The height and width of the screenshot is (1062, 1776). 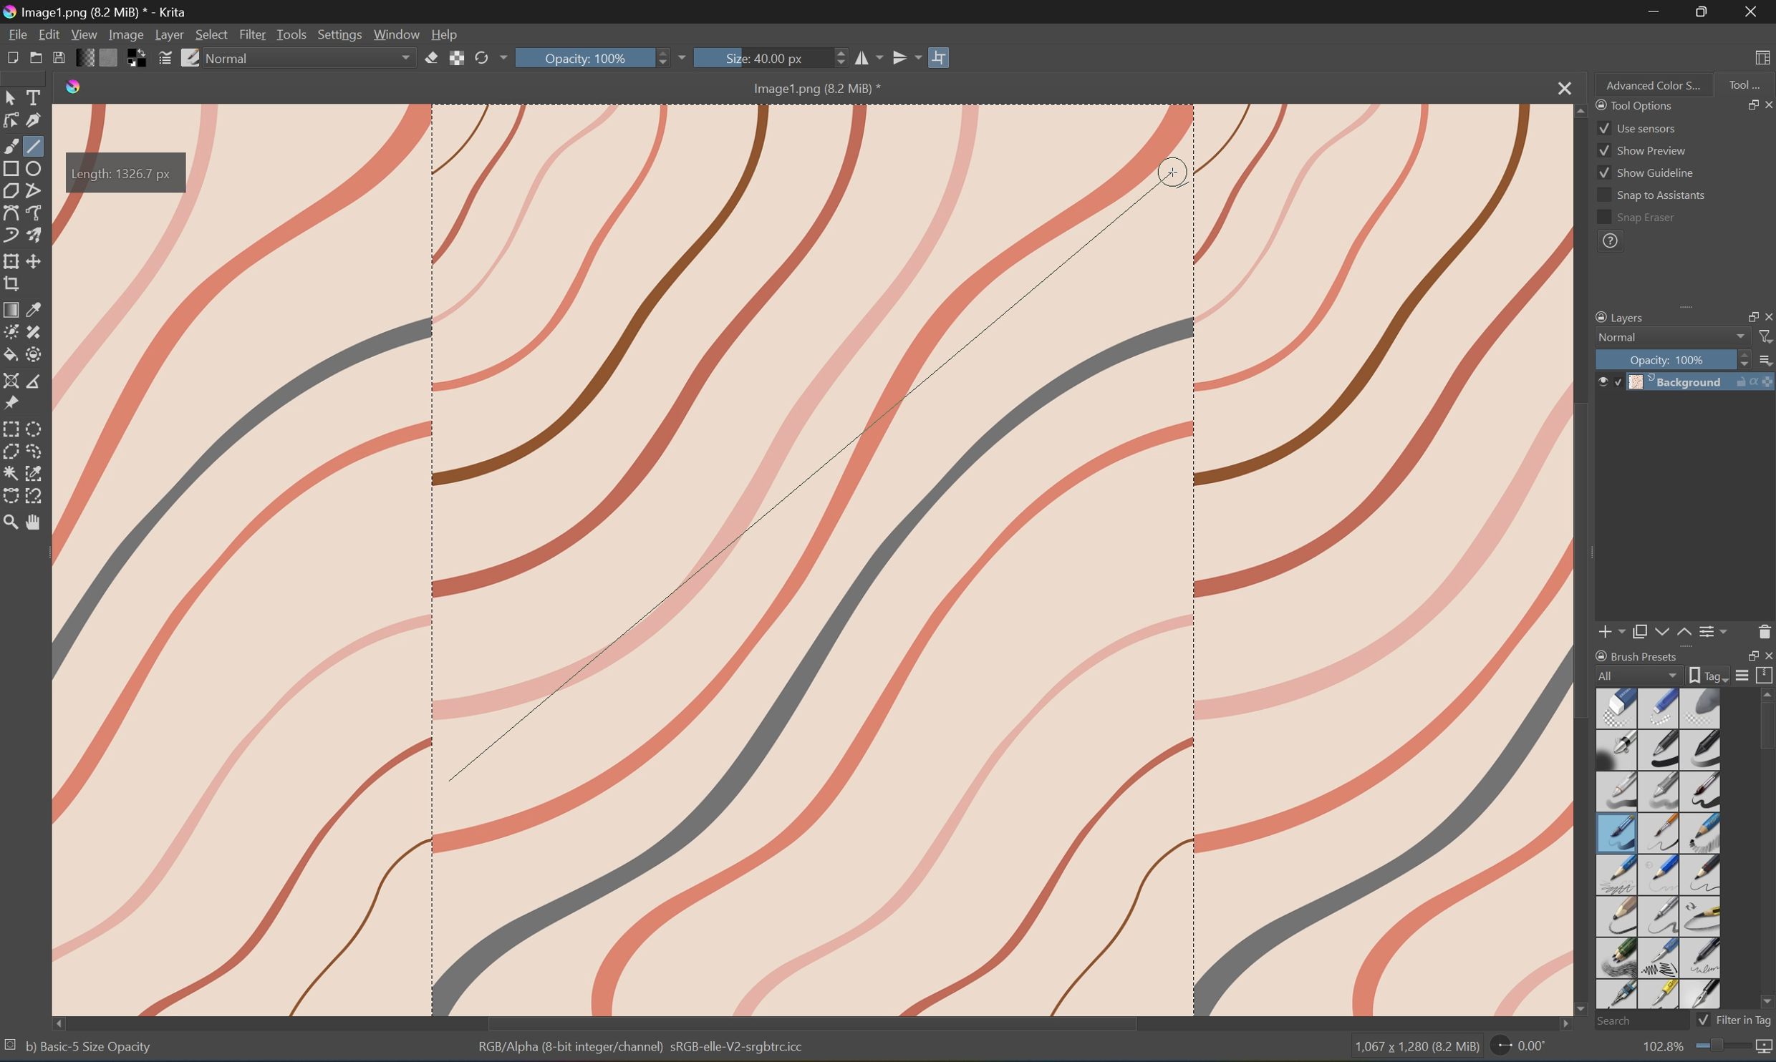 What do you see at coordinates (11, 235) in the screenshot?
I see `Dynamic brush tool` at bounding box center [11, 235].